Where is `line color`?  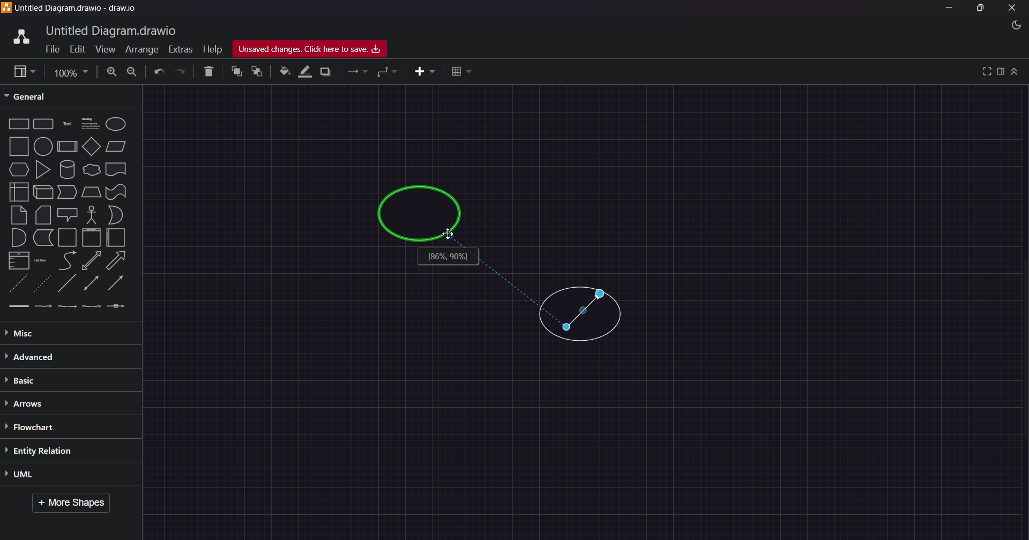 line color is located at coordinates (305, 71).